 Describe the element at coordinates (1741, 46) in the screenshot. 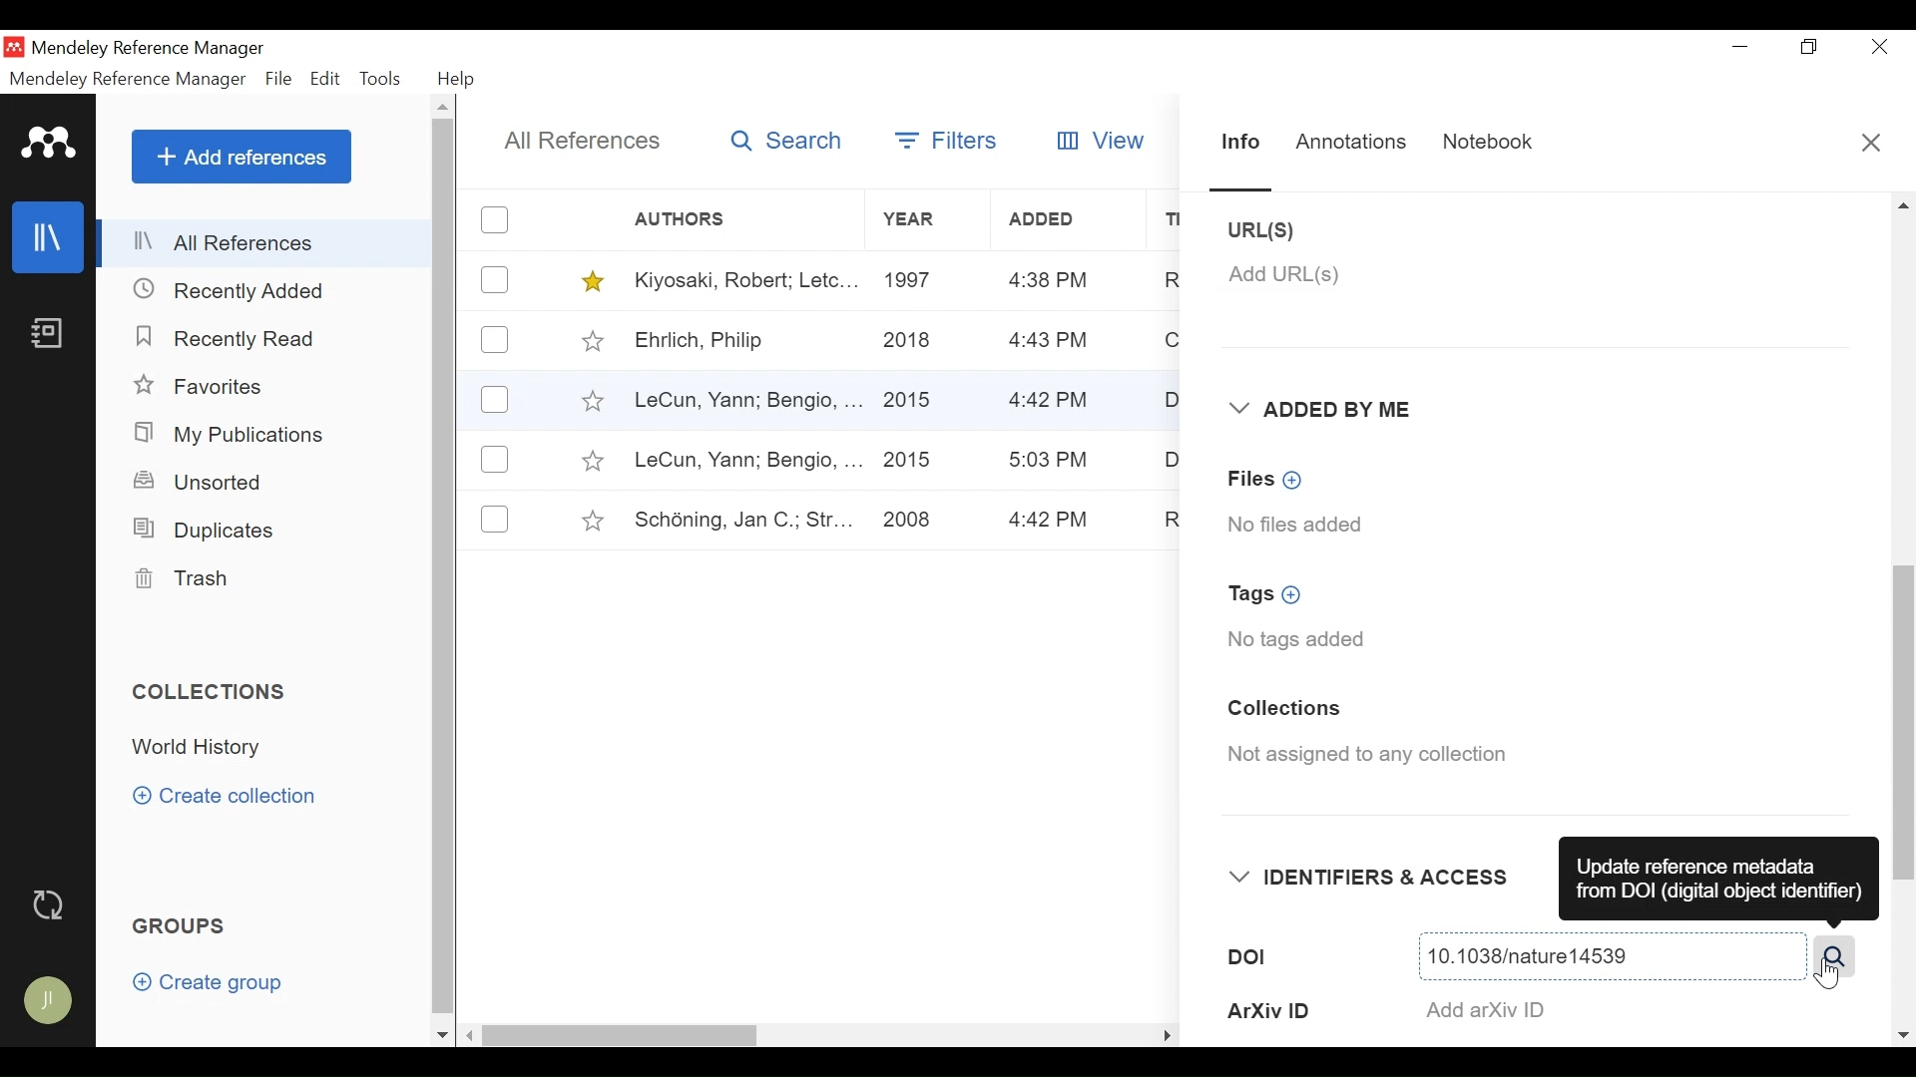

I see `minimize` at that location.